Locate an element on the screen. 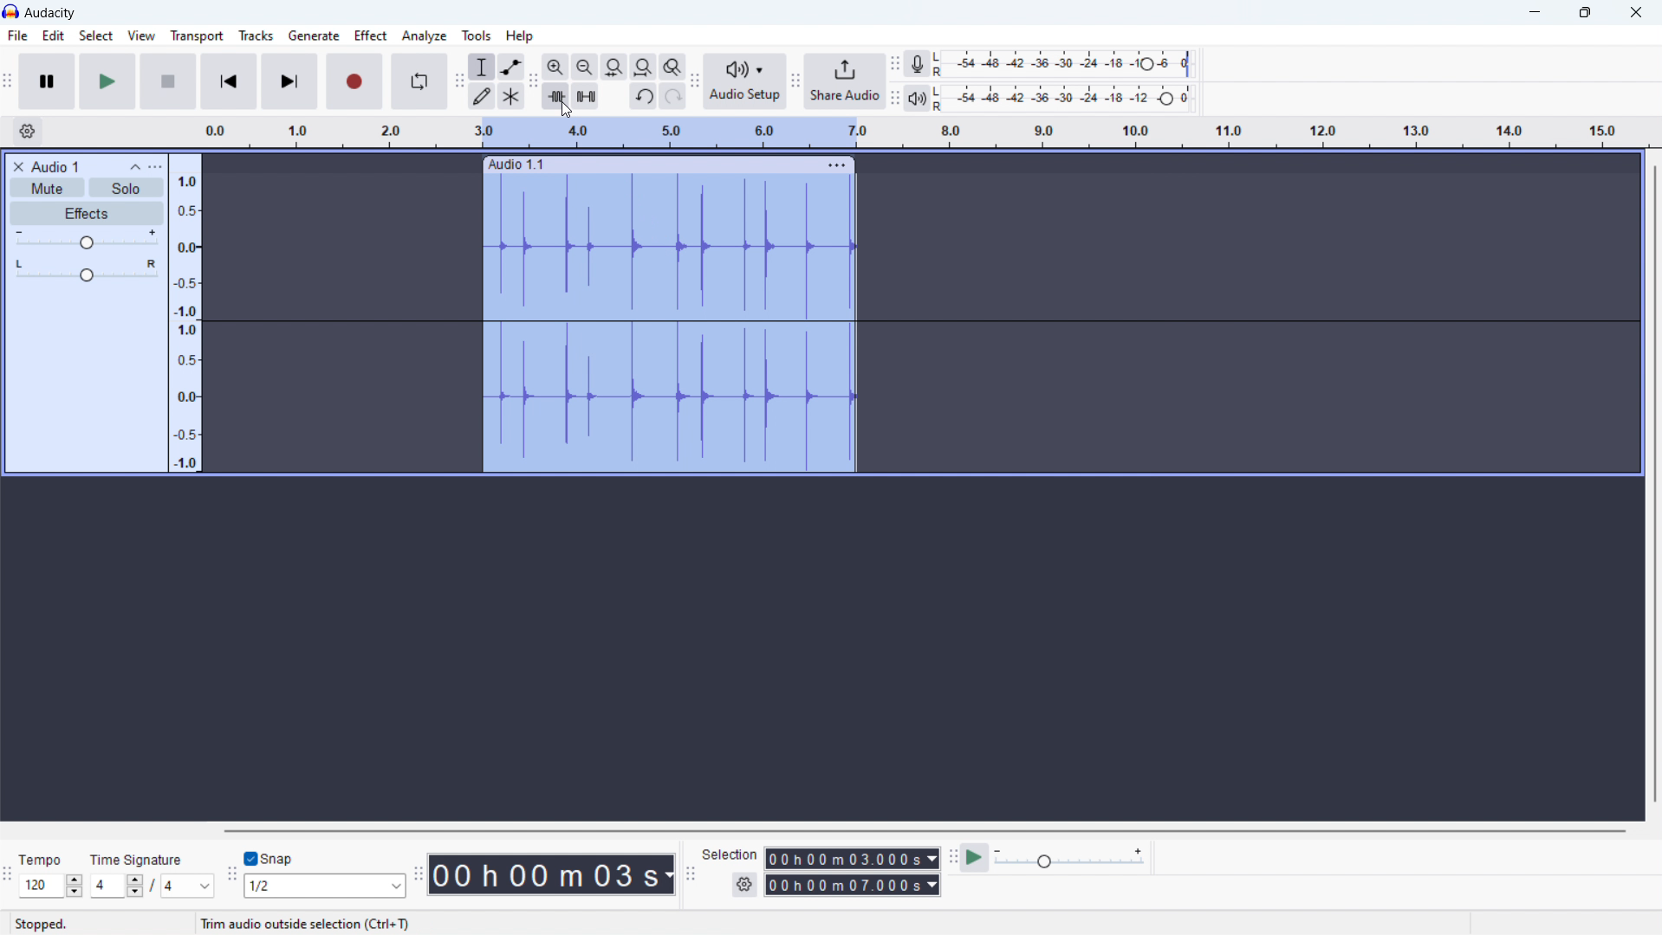  tools toolbar is located at coordinates (458, 81).